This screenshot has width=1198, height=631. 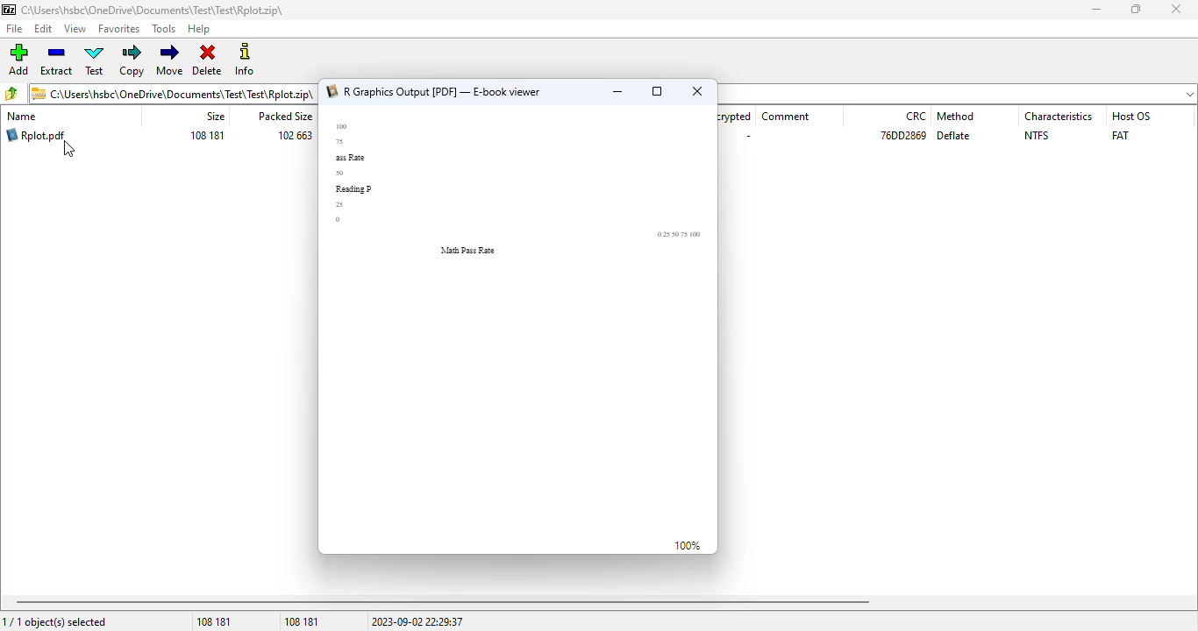 I want to click on view, so click(x=75, y=28).